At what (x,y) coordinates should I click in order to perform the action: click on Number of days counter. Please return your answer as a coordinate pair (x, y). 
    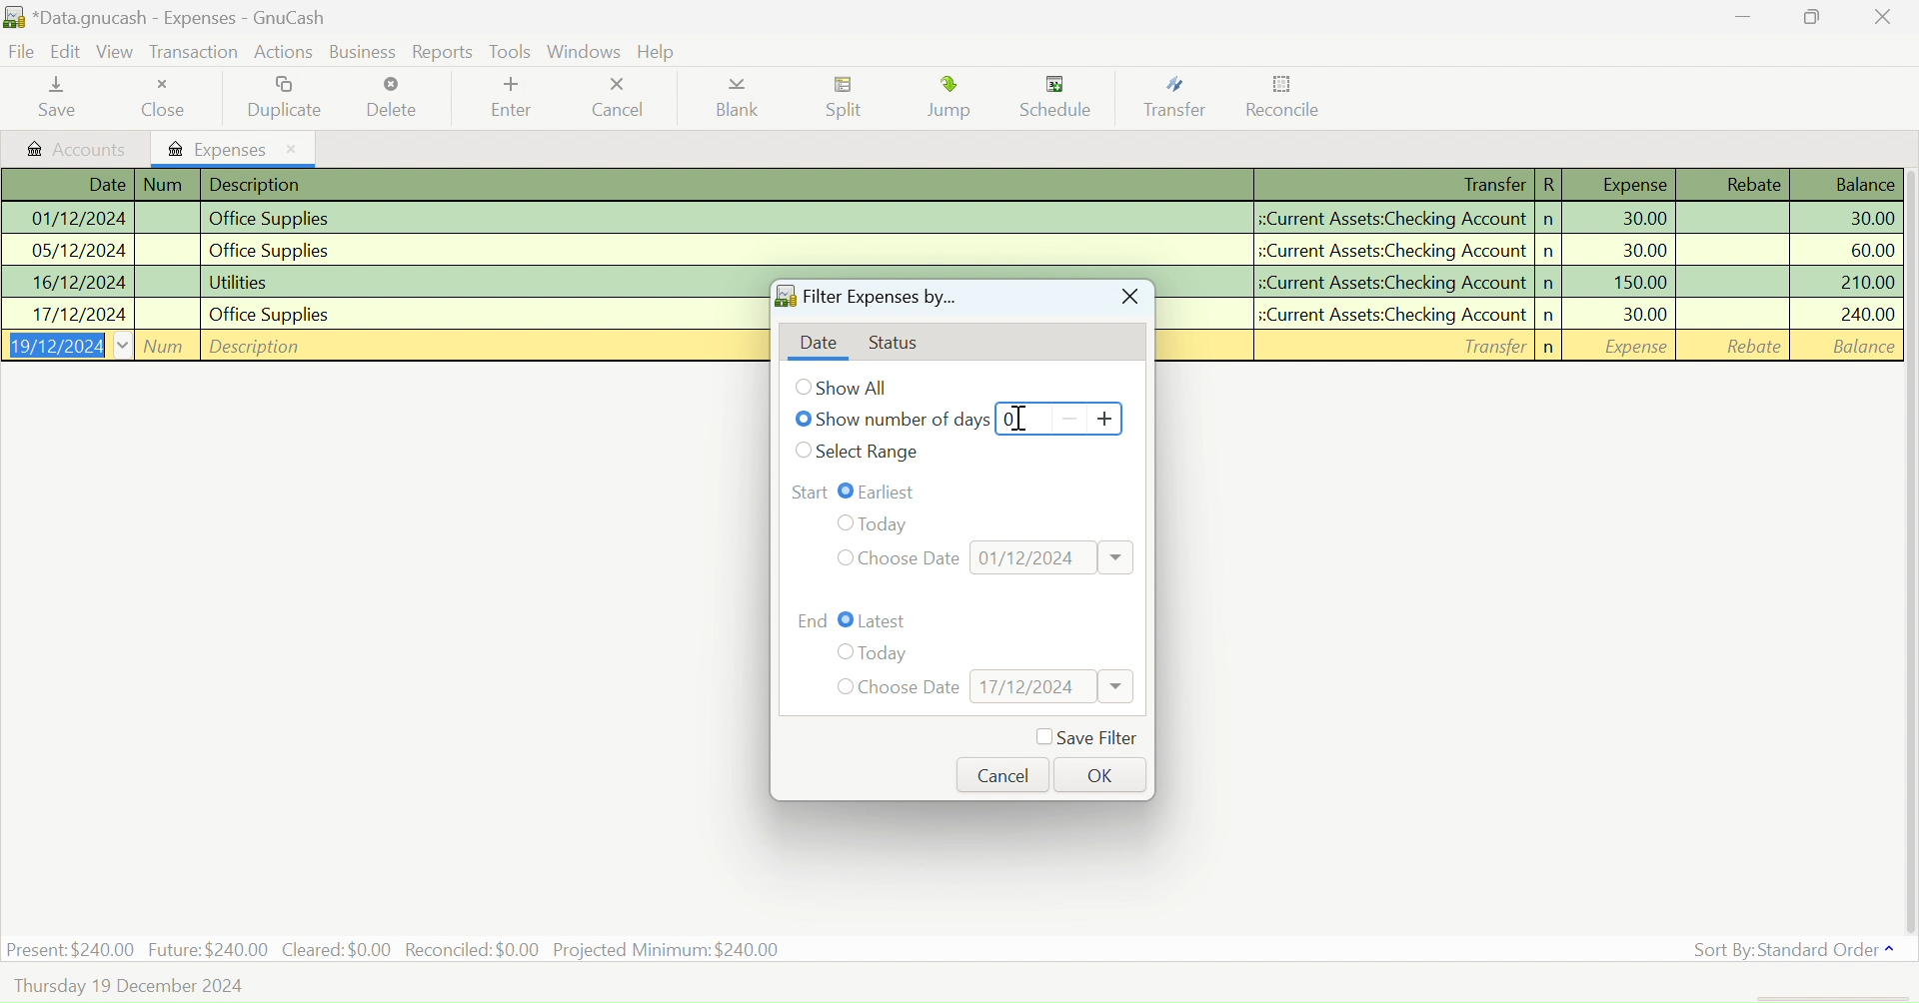
    Looking at the image, I should click on (1059, 418).